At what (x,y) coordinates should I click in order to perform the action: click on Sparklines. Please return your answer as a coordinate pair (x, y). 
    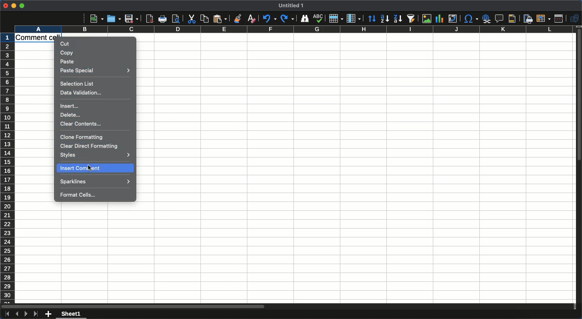
    Looking at the image, I should click on (96, 181).